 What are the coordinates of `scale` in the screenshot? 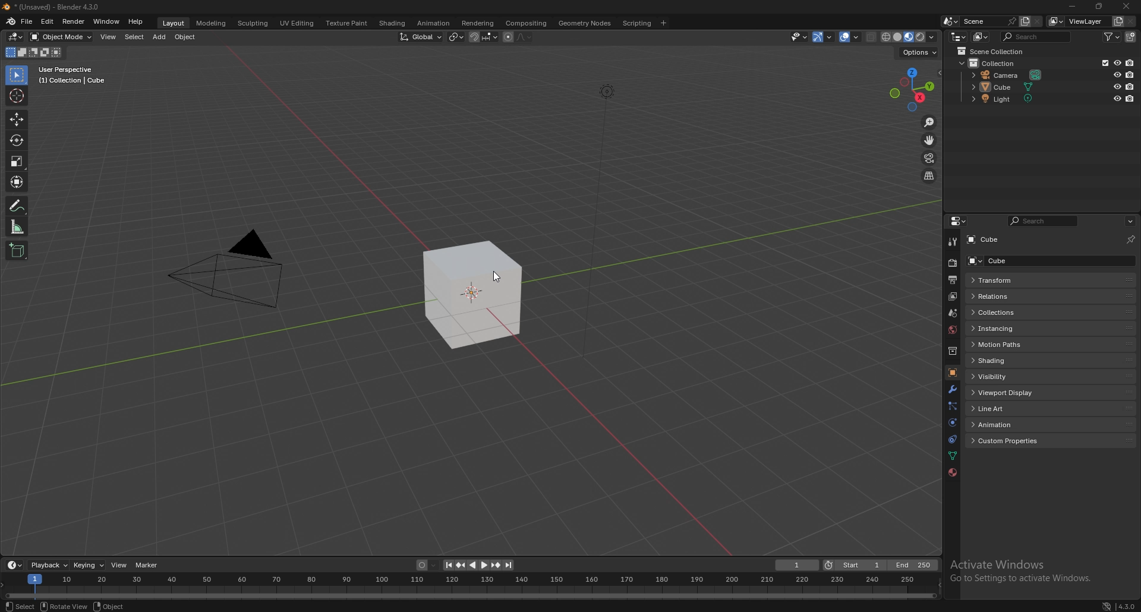 It's located at (15, 160).